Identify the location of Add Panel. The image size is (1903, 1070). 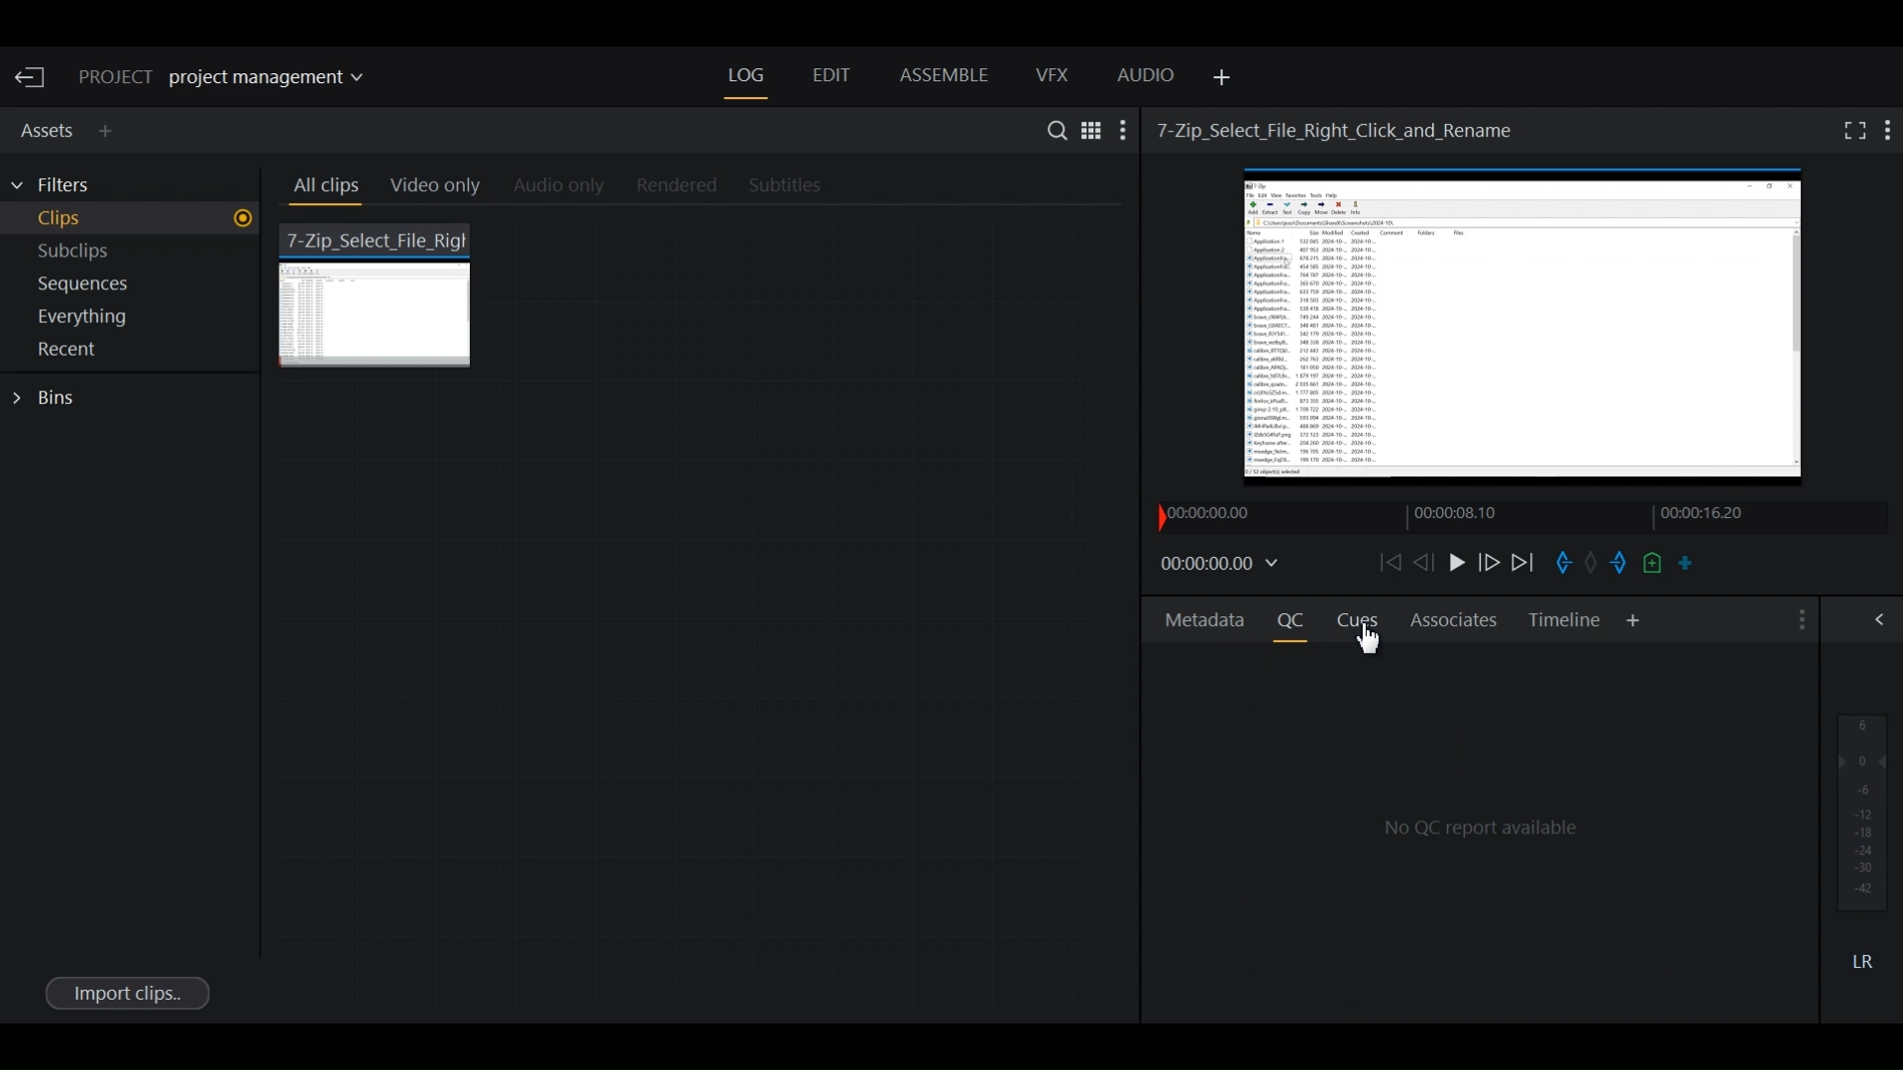
(110, 131).